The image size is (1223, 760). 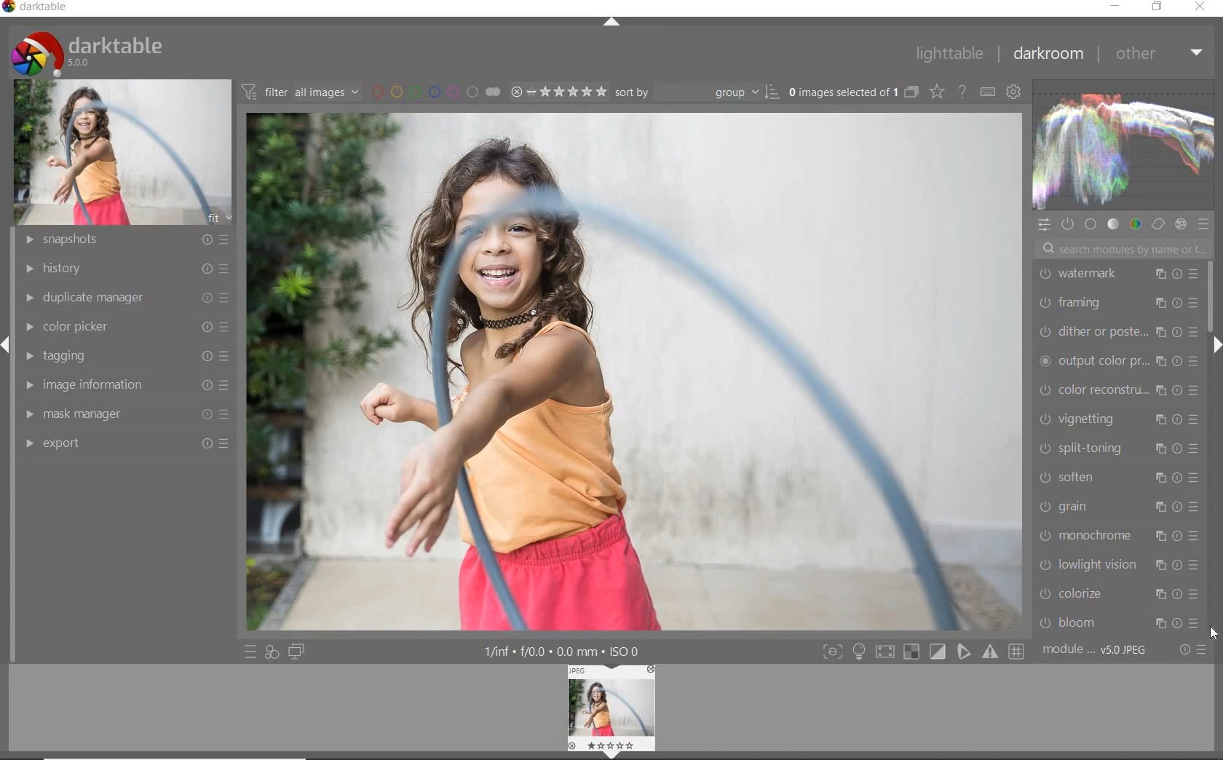 What do you see at coordinates (911, 93) in the screenshot?
I see `collapse grouped images` at bounding box center [911, 93].